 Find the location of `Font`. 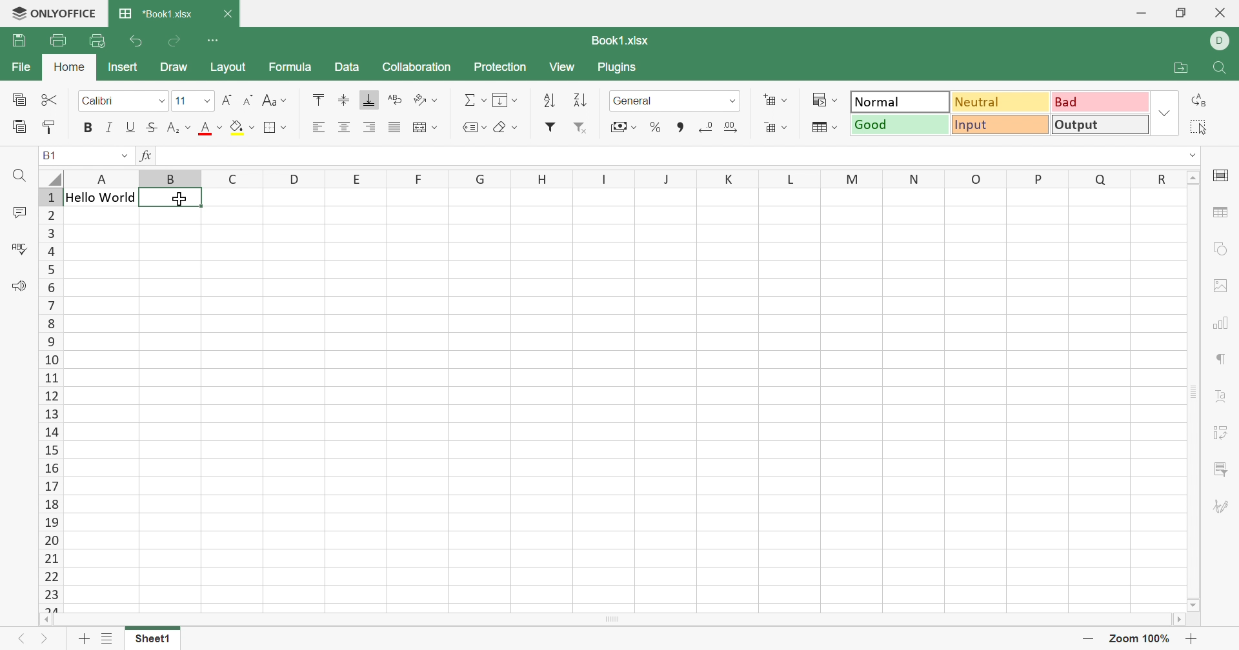

Font is located at coordinates (122, 101).